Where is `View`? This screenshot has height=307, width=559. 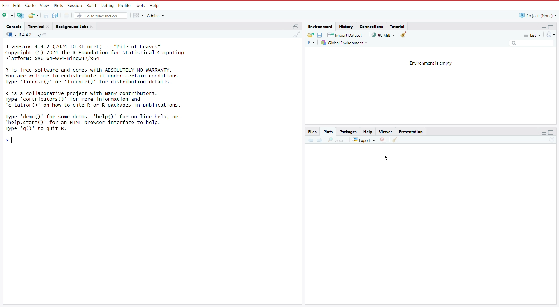 View is located at coordinates (44, 6).